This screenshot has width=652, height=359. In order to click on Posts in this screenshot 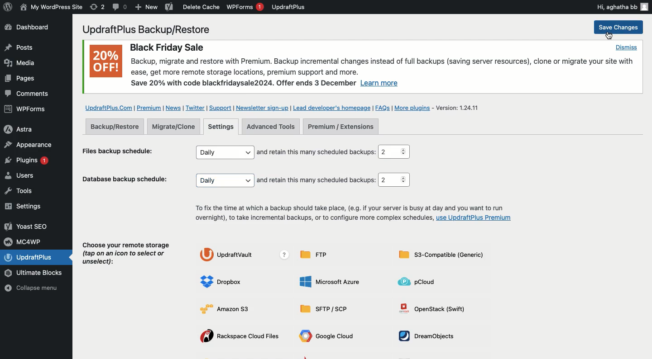, I will do `click(18, 47)`.